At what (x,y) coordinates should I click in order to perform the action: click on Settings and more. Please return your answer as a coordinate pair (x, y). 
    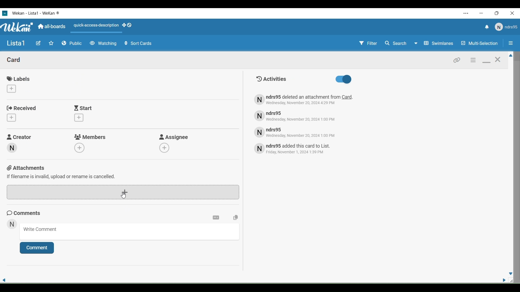
    Looking at the image, I should click on (466, 13).